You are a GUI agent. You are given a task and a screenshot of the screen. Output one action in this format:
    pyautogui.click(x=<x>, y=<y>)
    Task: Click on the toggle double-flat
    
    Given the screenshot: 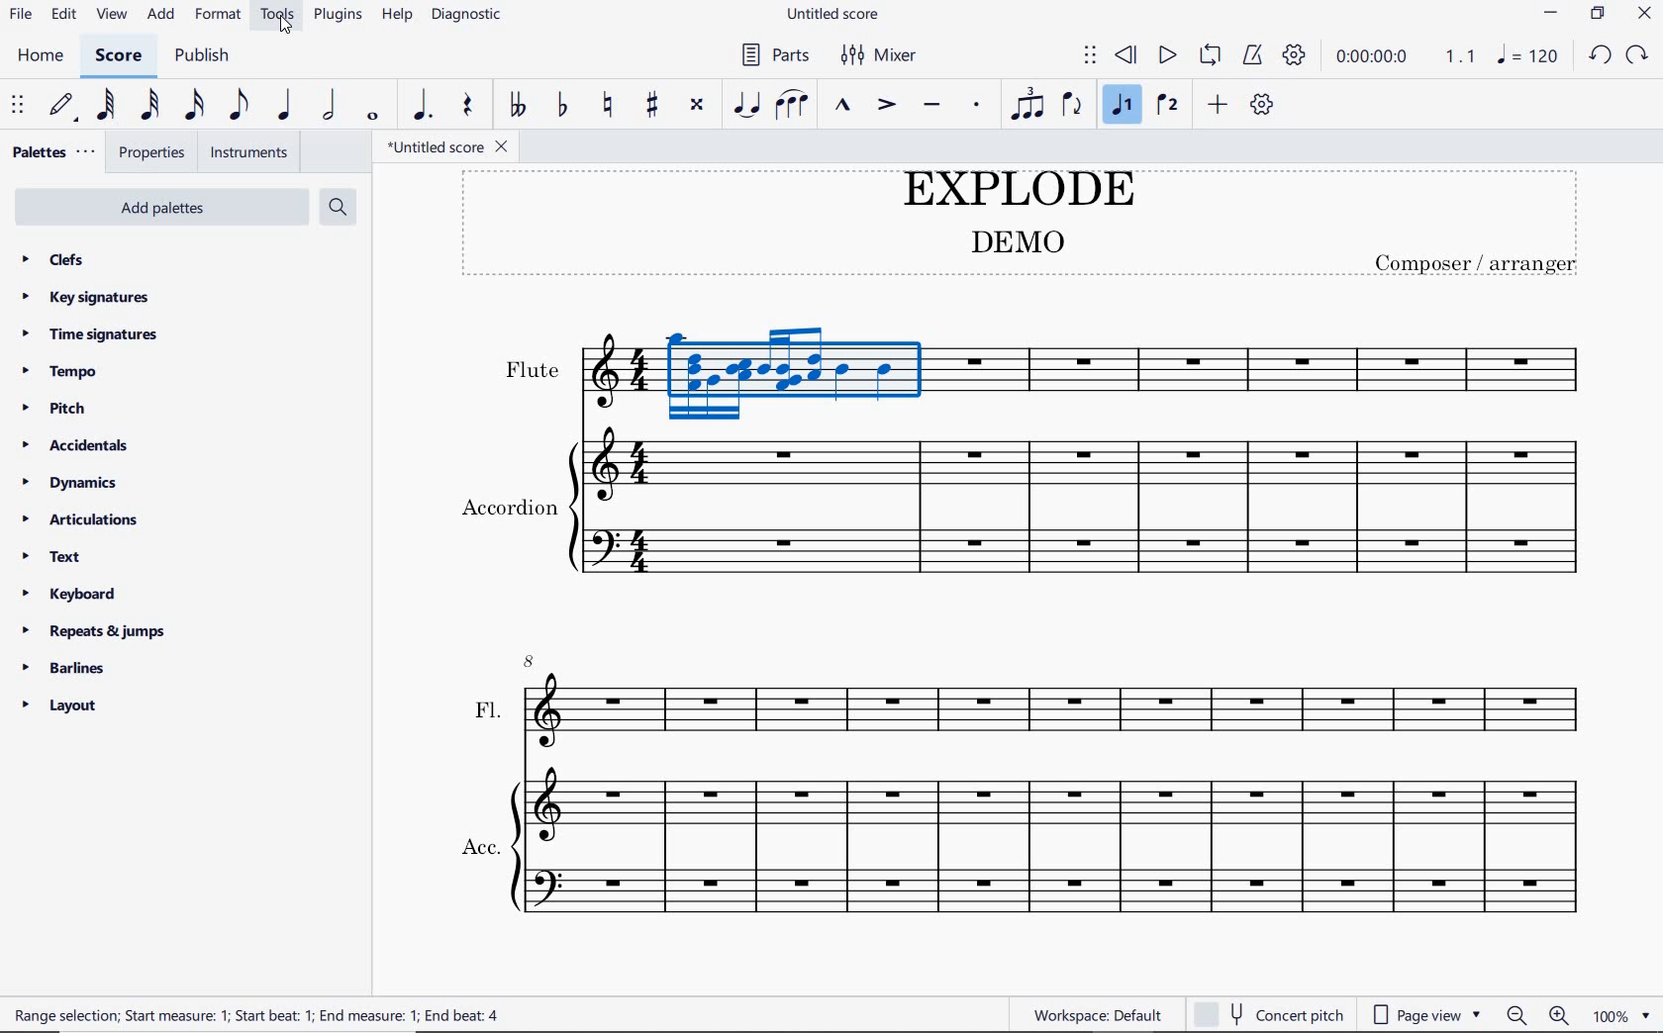 What is the action you would take?
    pyautogui.click(x=515, y=105)
    